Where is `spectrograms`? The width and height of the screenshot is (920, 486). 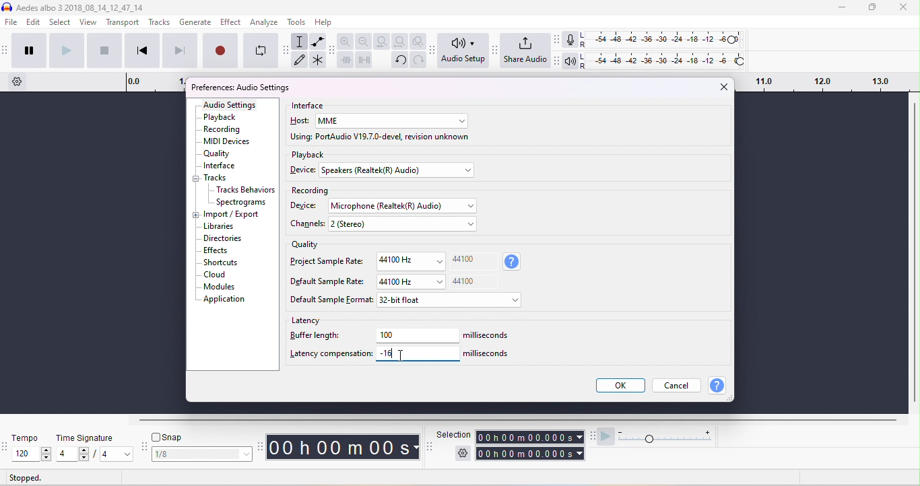 spectrograms is located at coordinates (242, 203).